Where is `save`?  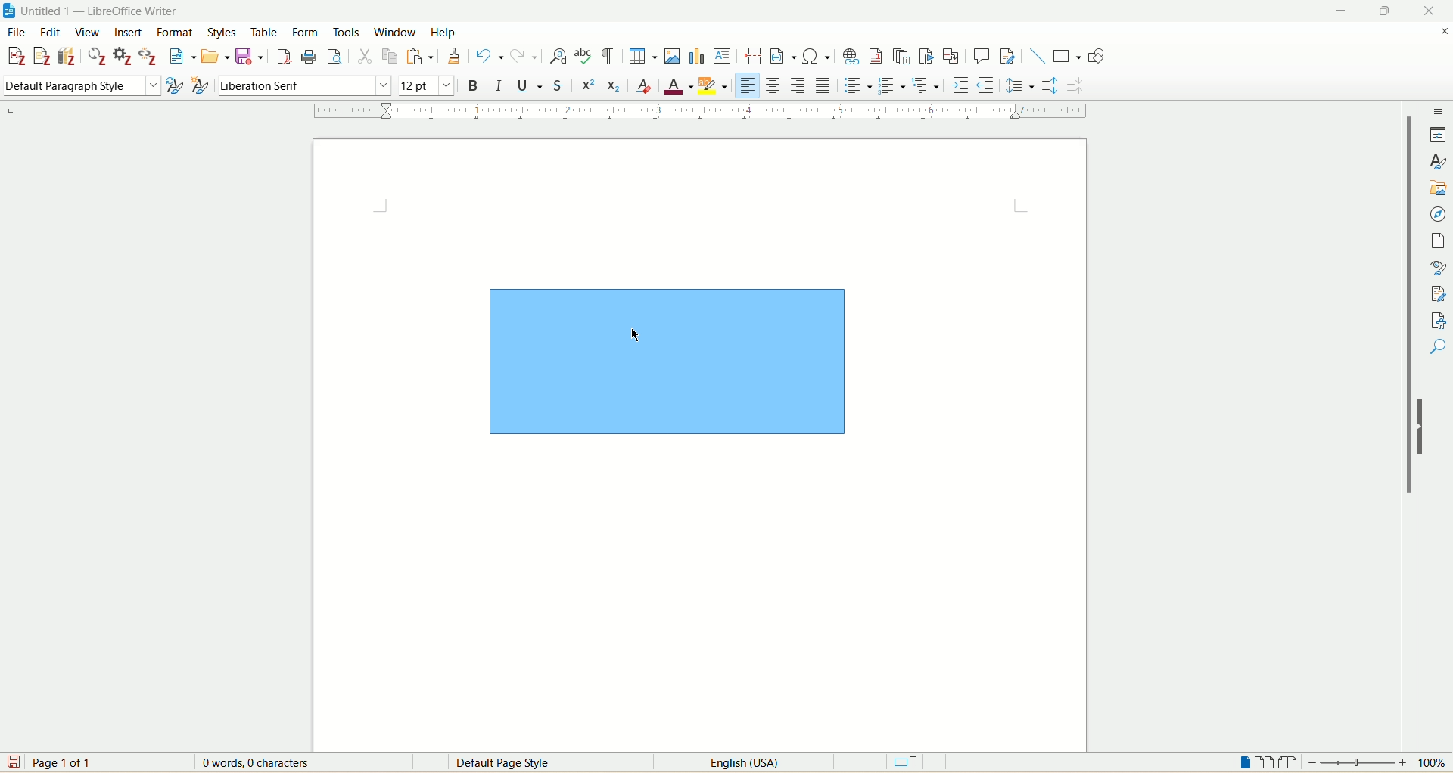 save is located at coordinates (248, 58).